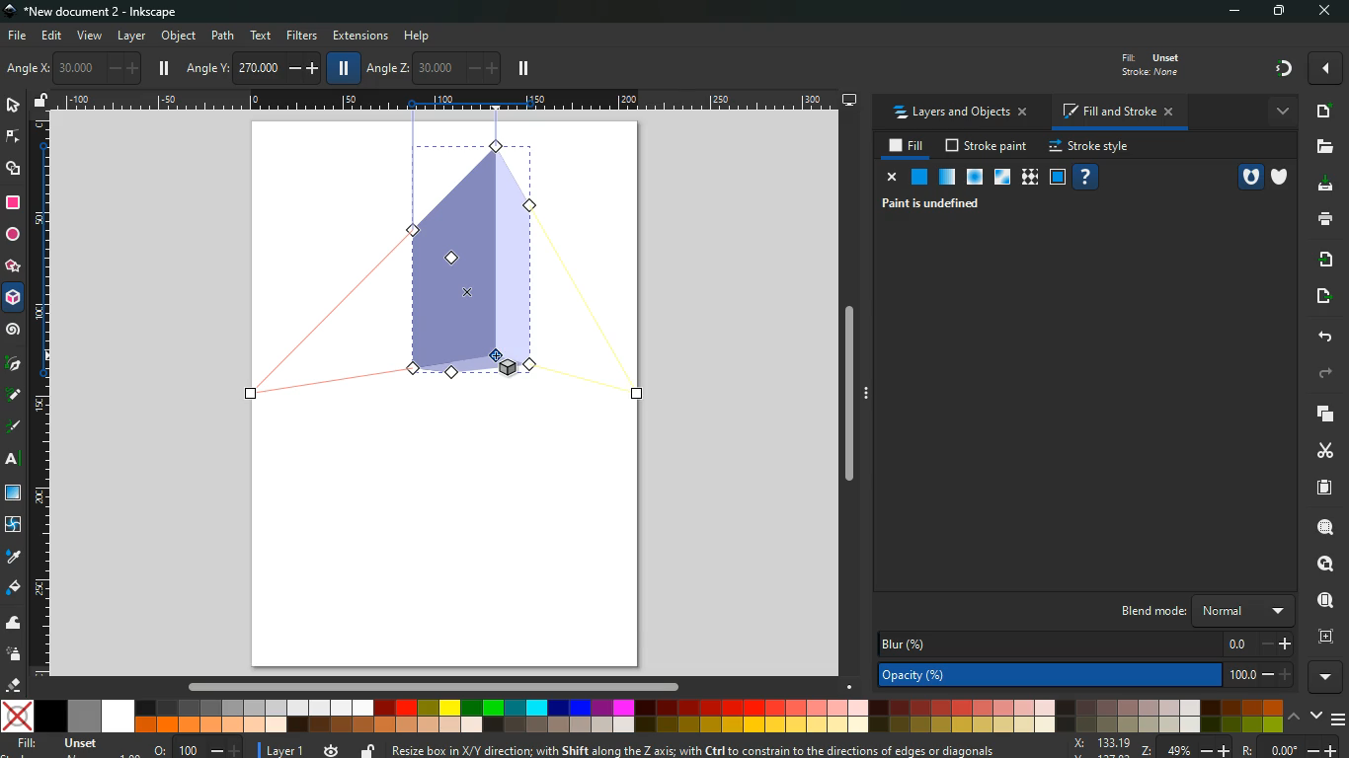 The height and width of the screenshot is (758, 1349). I want to click on normal, so click(917, 177).